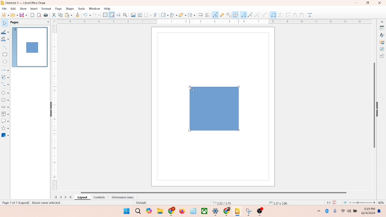 This screenshot has width=386, height=217. What do you see at coordinates (5, 114) in the screenshot?
I see `flowchart` at bounding box center [5, 114].